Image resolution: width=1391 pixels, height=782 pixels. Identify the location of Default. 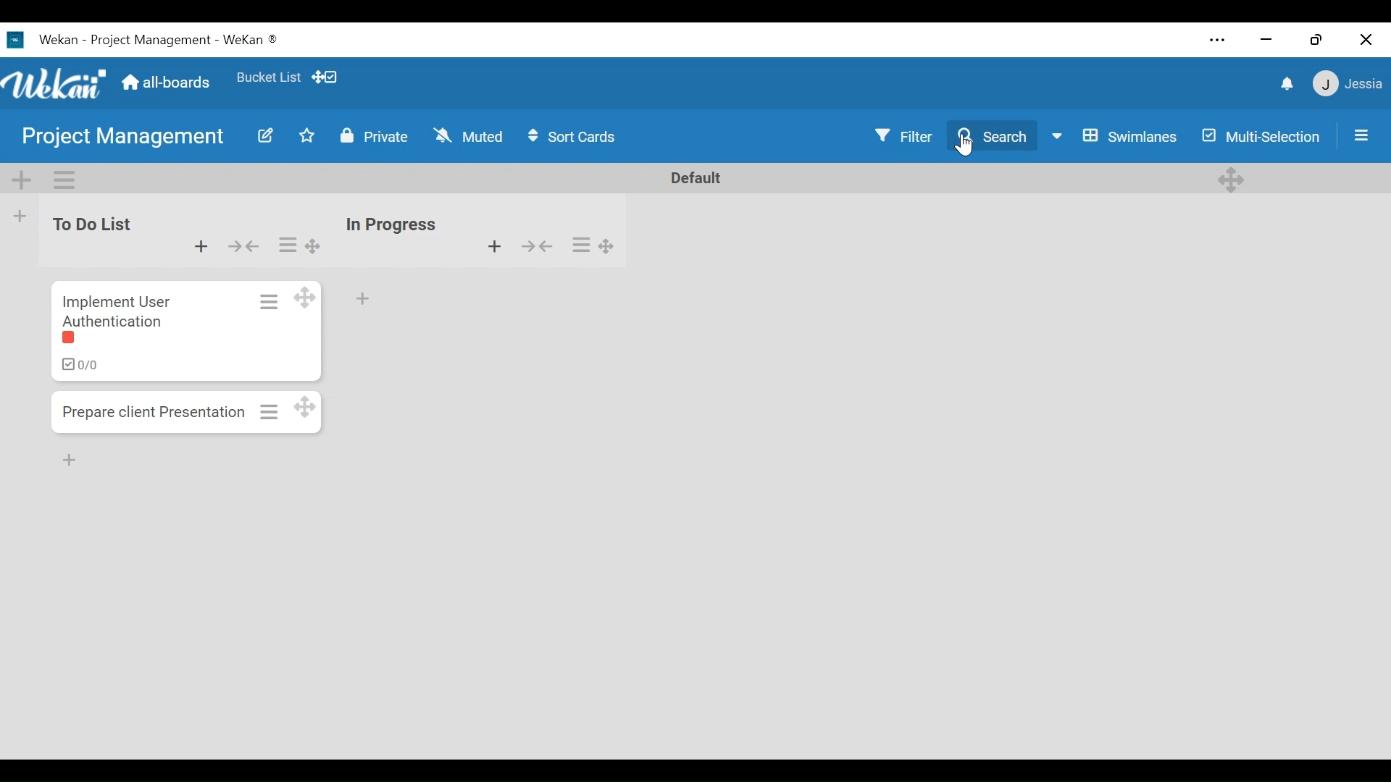
(702, 177).